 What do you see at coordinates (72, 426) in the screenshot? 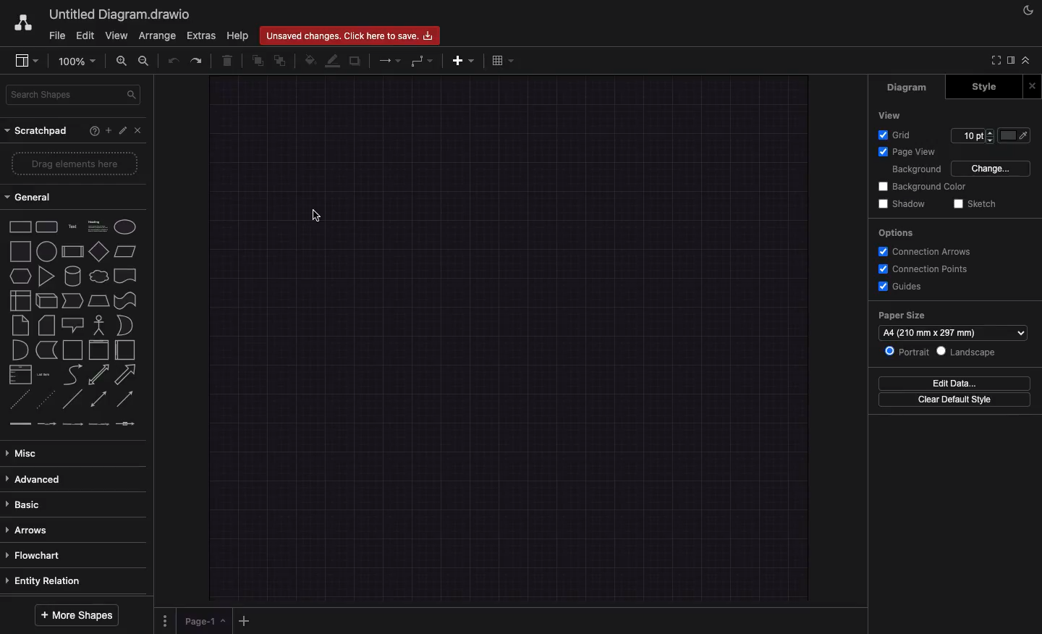
I see `connector with 2 label` at bounding box center [72, 426].